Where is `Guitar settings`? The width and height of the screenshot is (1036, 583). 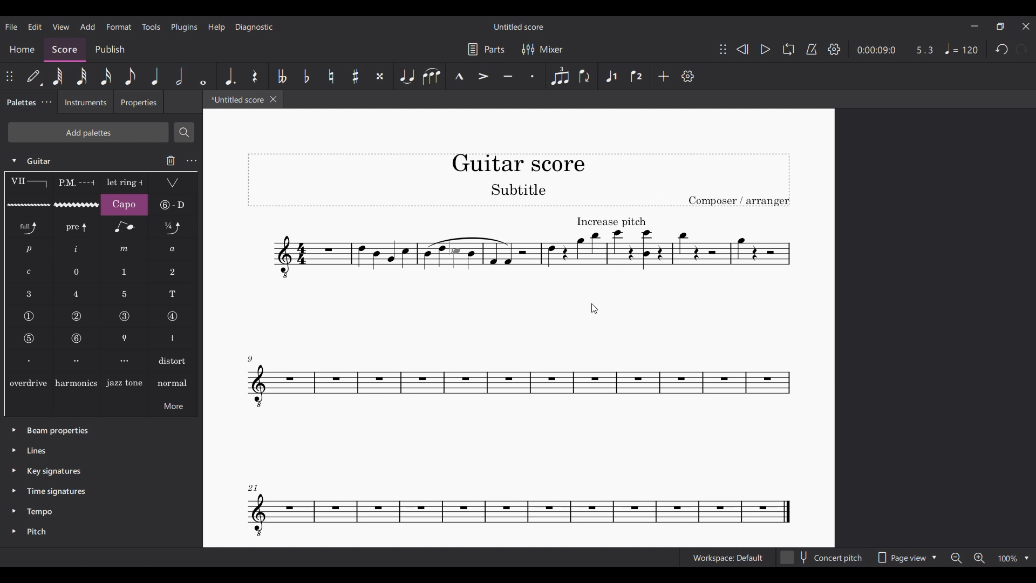 Guitar settings is located at coordinates (192, 161).